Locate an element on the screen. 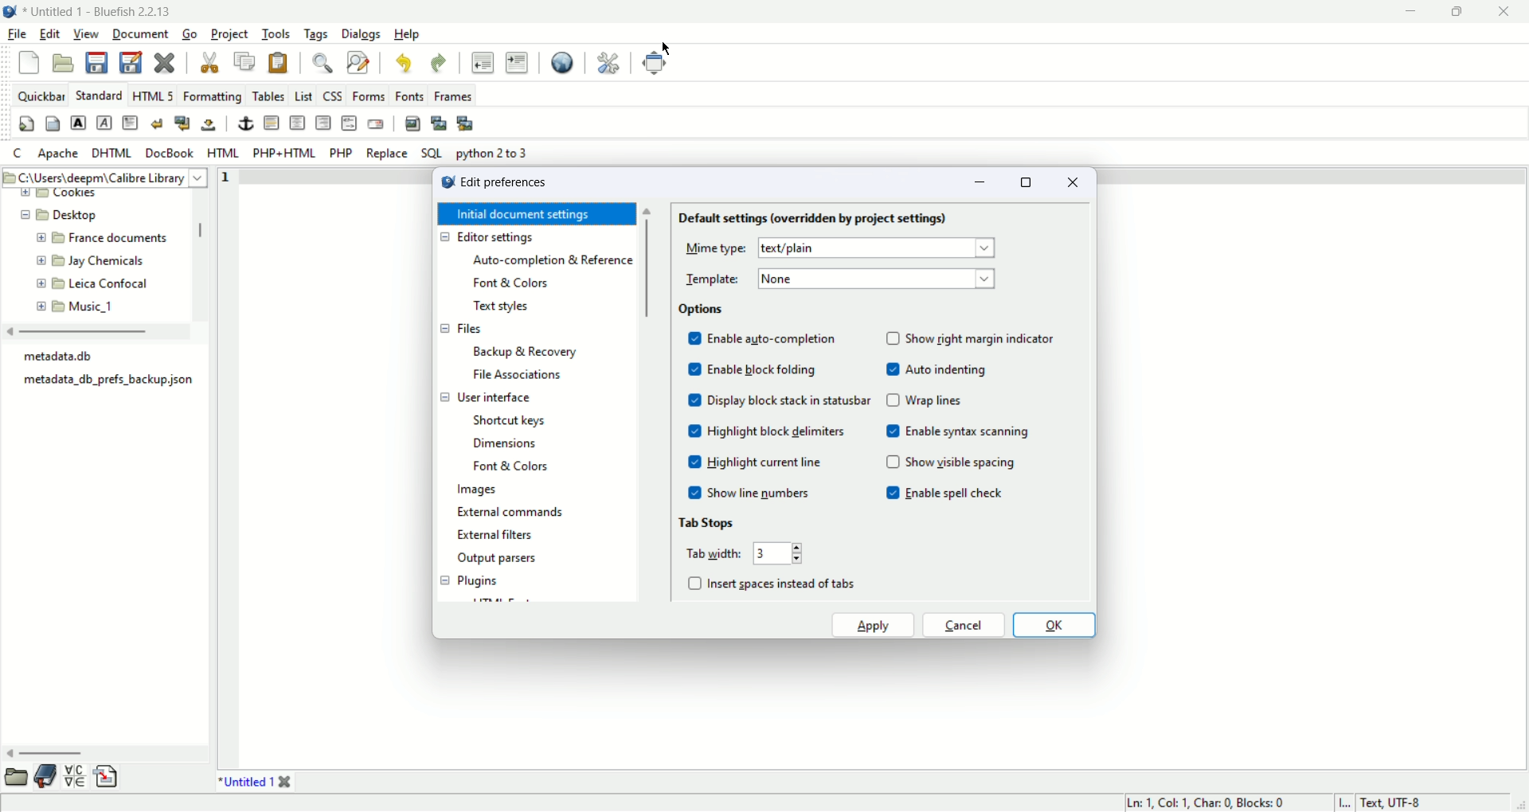  document is located at coordinates (140, 33).